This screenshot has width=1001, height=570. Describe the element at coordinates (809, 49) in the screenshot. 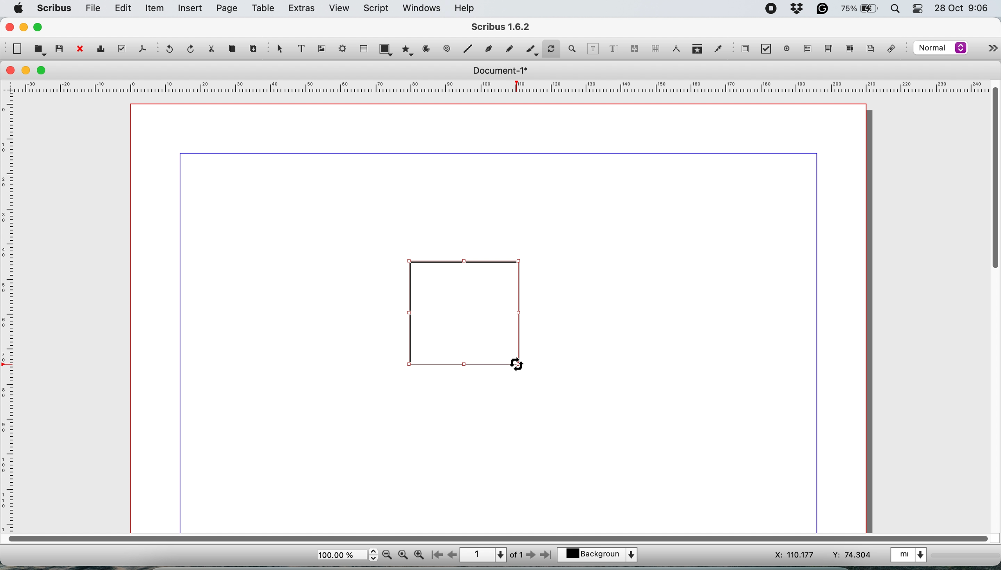

I see `pdf text button` at that location.